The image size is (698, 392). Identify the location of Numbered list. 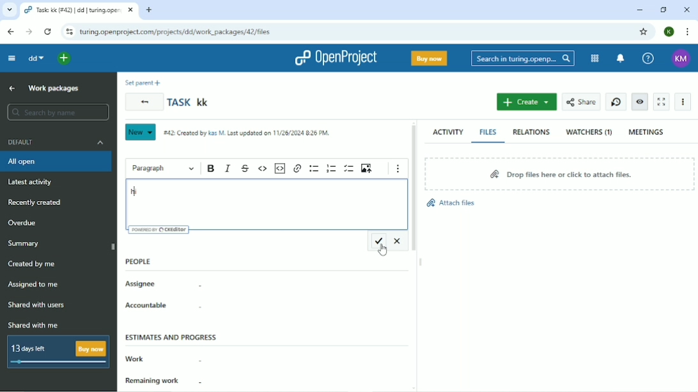
(332, 169).